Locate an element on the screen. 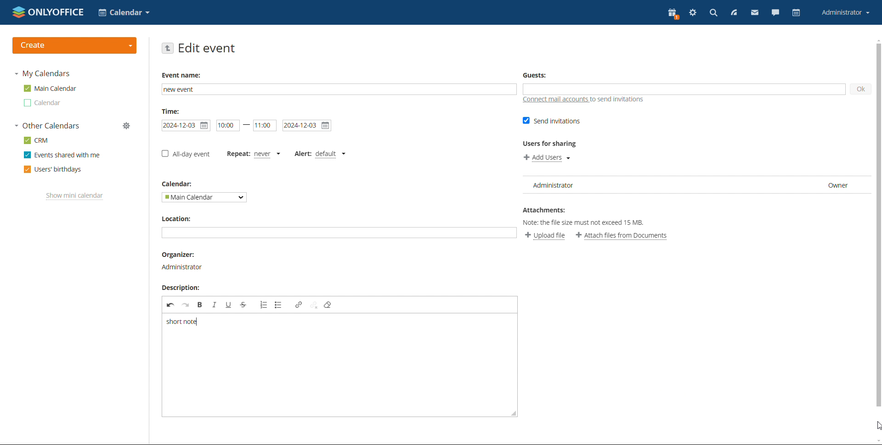 This screenshot has height=445, width=882. feed is located at coordinates (734, 13).